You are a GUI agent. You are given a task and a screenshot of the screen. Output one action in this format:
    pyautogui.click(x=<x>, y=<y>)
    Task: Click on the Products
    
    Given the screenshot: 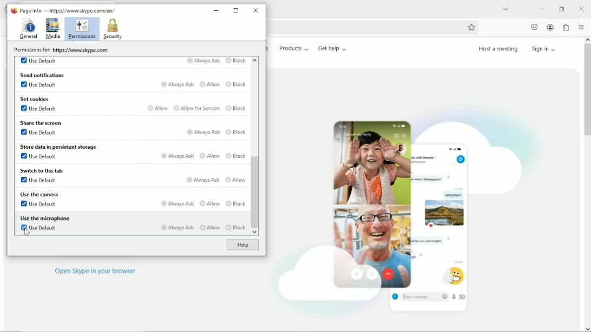 What is the action you would take?
    pyautogui.click(x=294, y=48)
    